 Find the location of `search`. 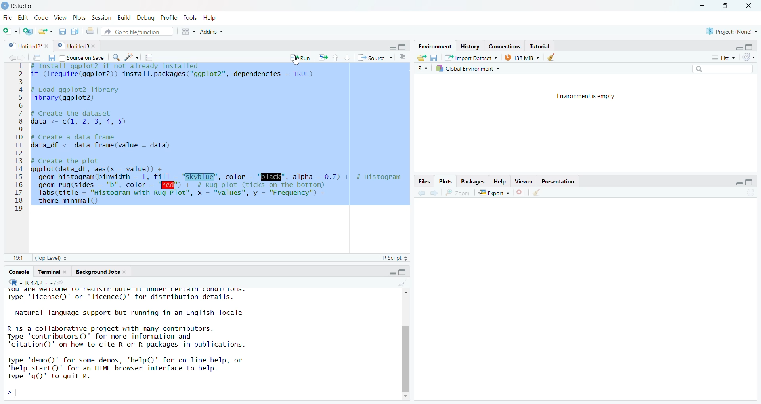

search is located at coordinates (721, 69).